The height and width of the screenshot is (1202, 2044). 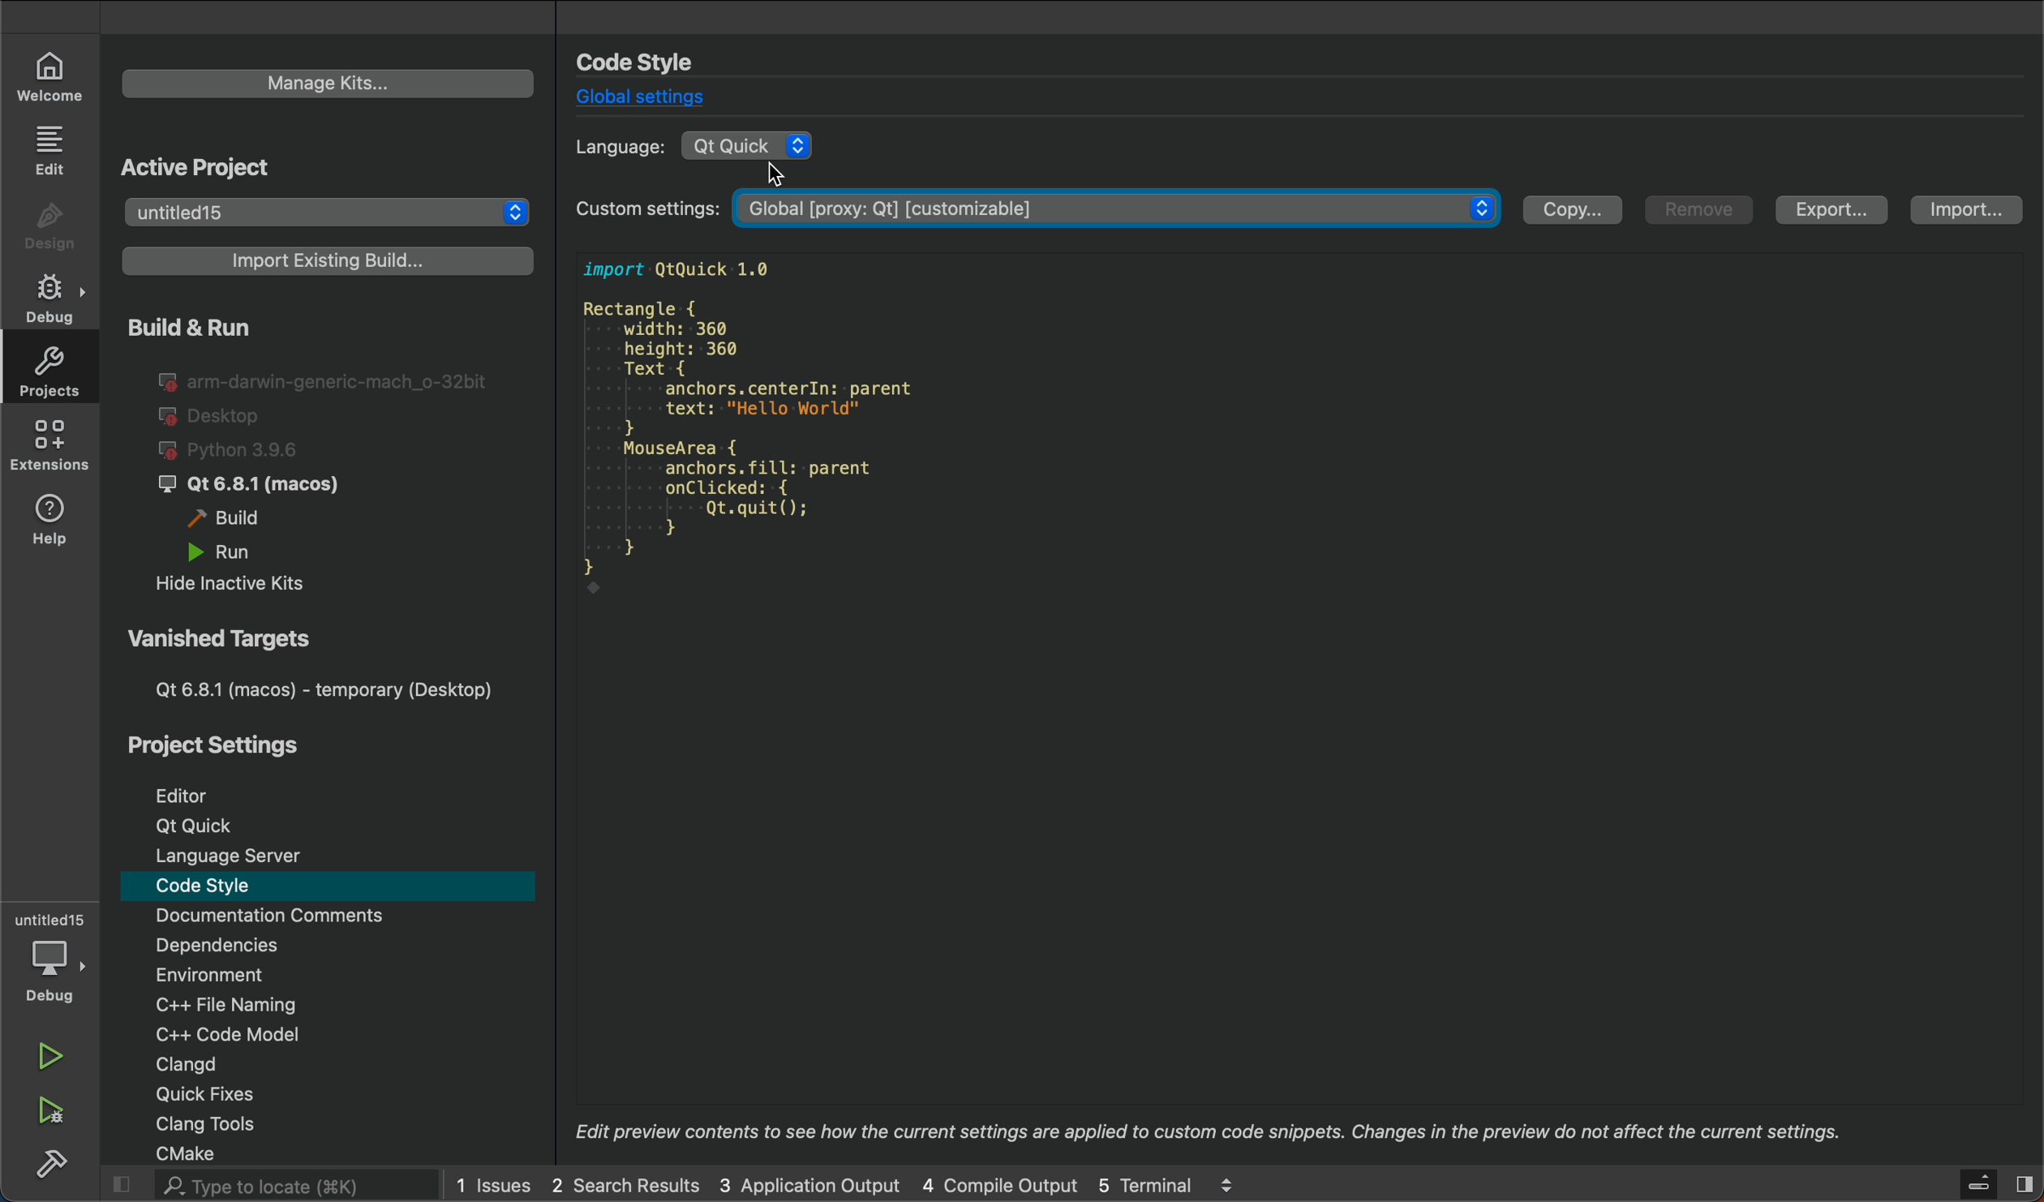 What do you see at coordinates (53, 150) in the screenshot?
I see `edit` at bounding box center [53, 150].